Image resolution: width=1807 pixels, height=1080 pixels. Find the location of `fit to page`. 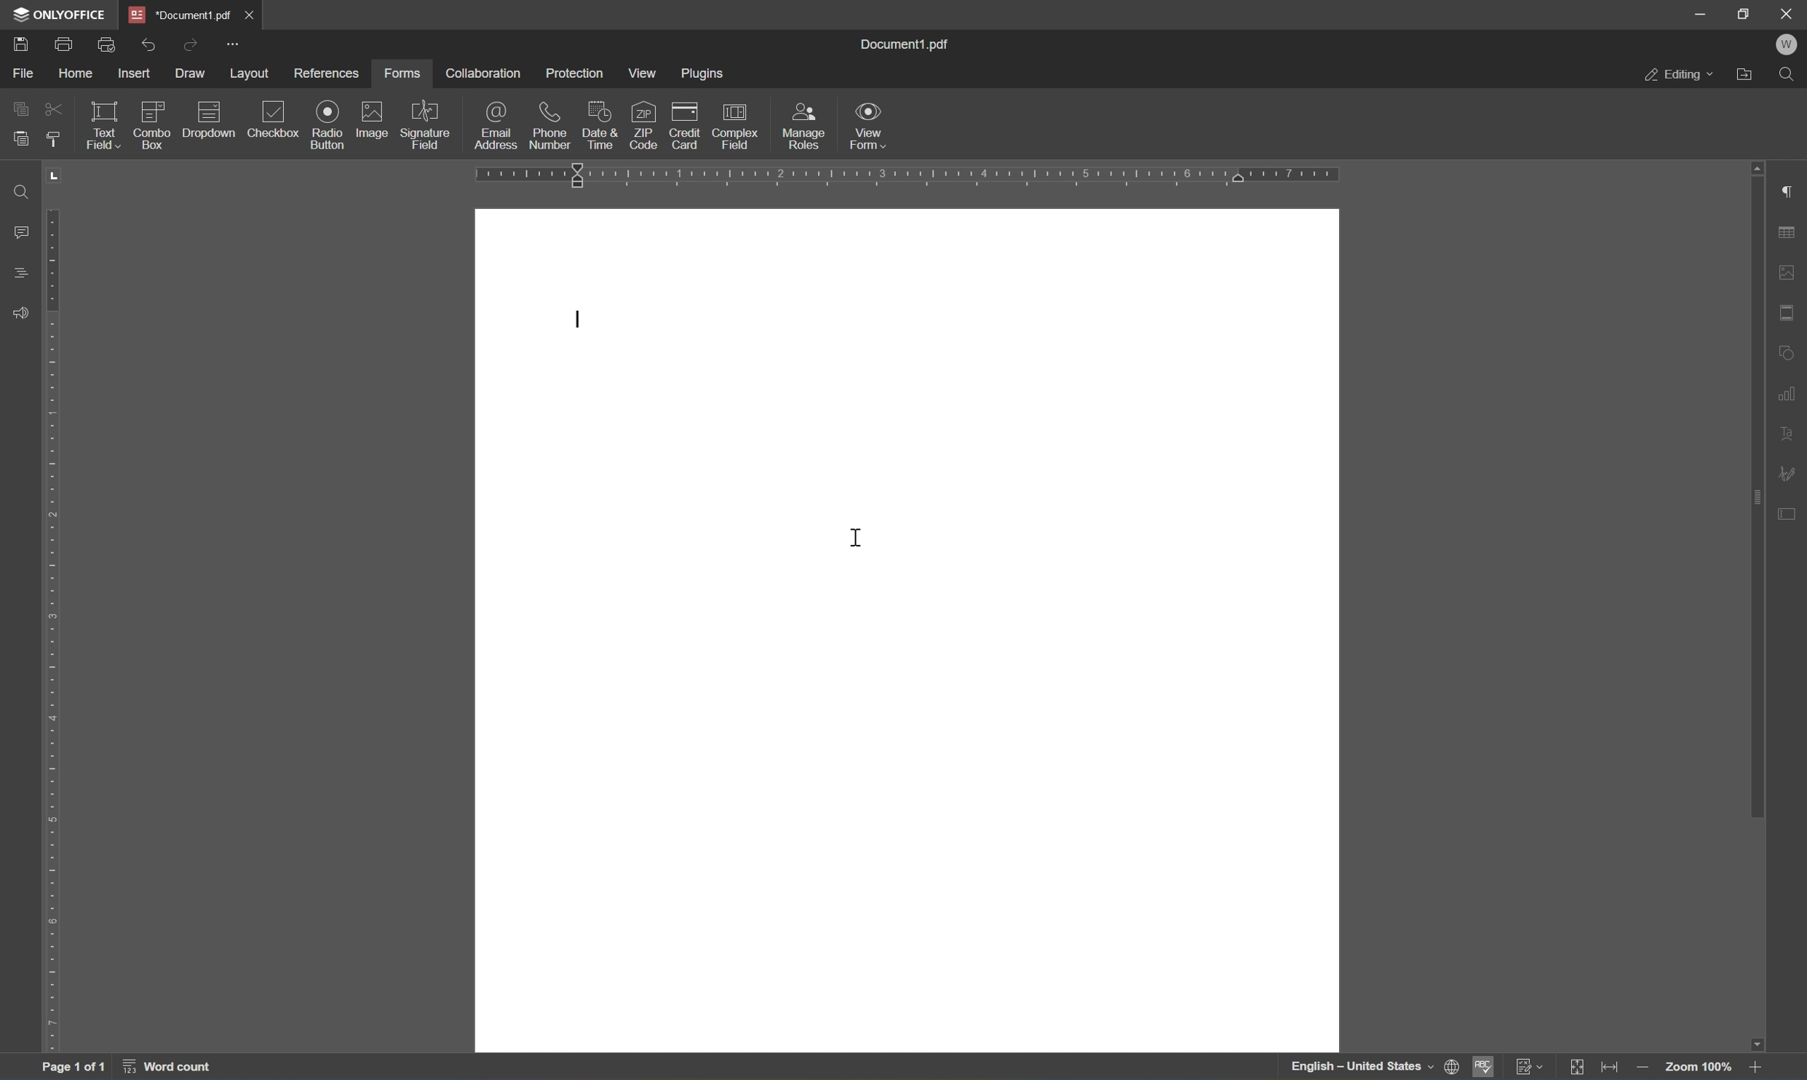

fit to page is located at coordinates (1579, 1065).